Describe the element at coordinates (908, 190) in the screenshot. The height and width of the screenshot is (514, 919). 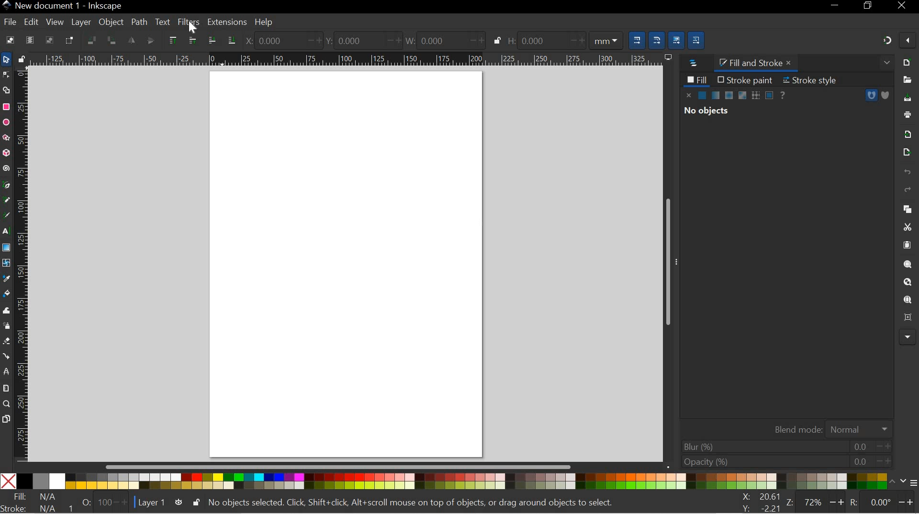
I see `REDO` at that location.